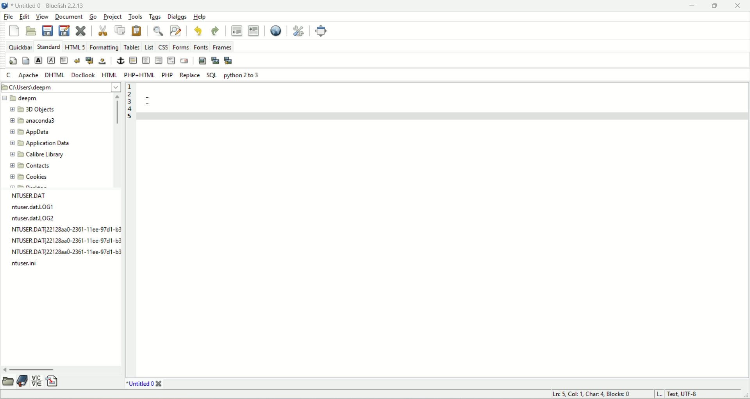  I want to click on calibre, so click(35, 155).